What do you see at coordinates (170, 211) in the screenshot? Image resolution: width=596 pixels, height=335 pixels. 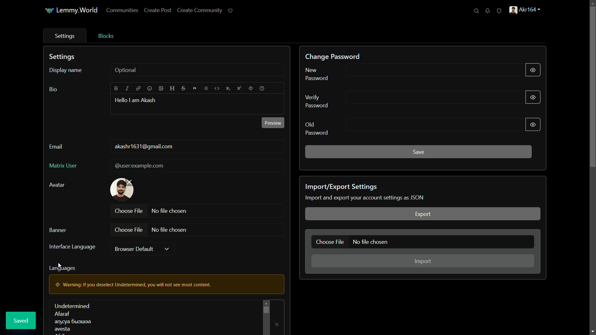 I see `no file chosen` at bounding box center [170, 211].